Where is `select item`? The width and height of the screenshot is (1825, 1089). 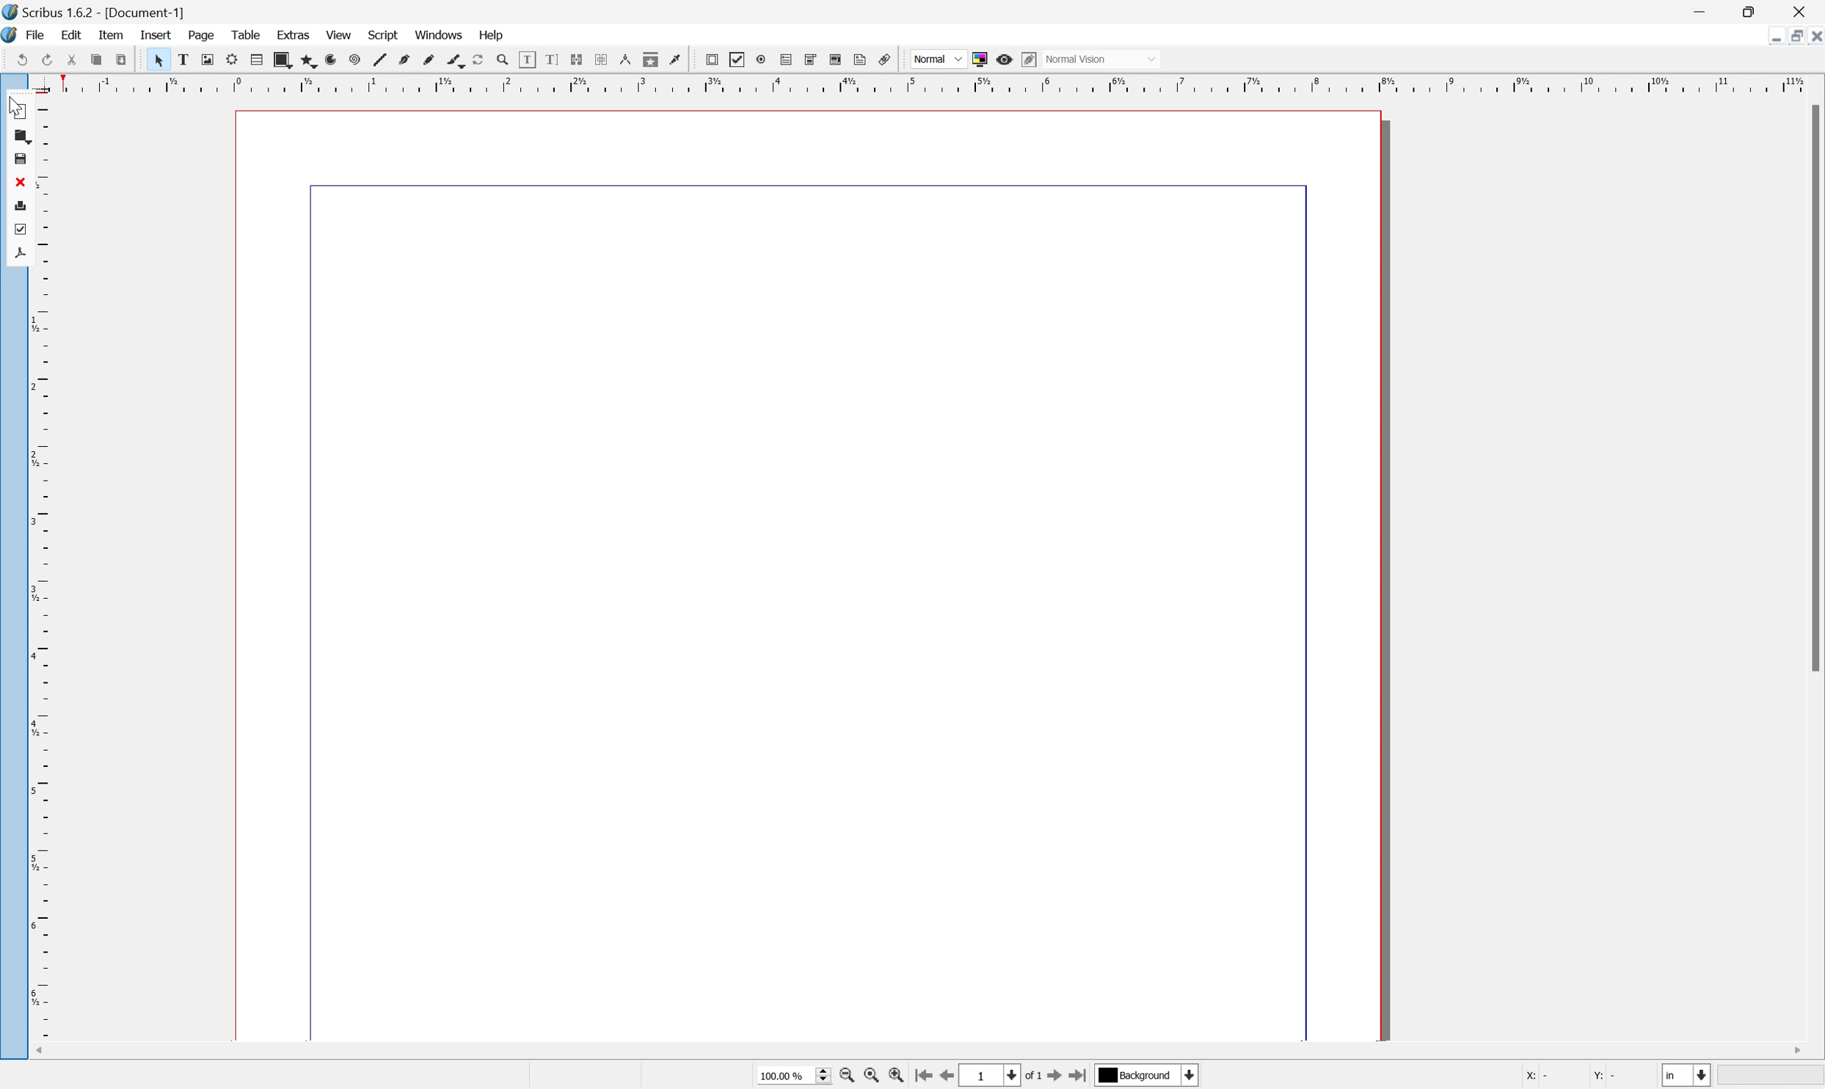
select item is located at coordinates (329, 59).